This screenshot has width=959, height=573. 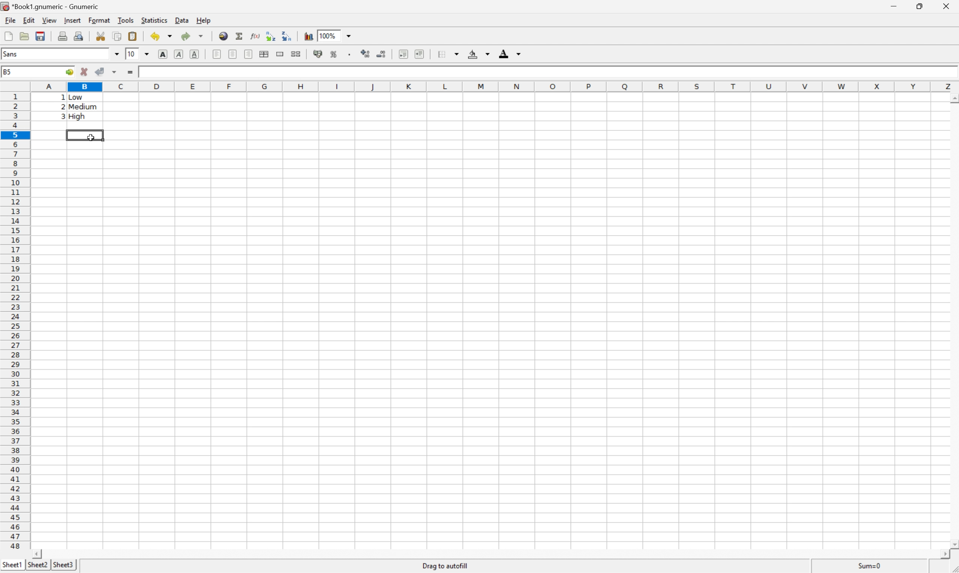 What do you see at coordinates (13, 54) in the screenshot?
I see `Sans` at bounding box center [13, 54].